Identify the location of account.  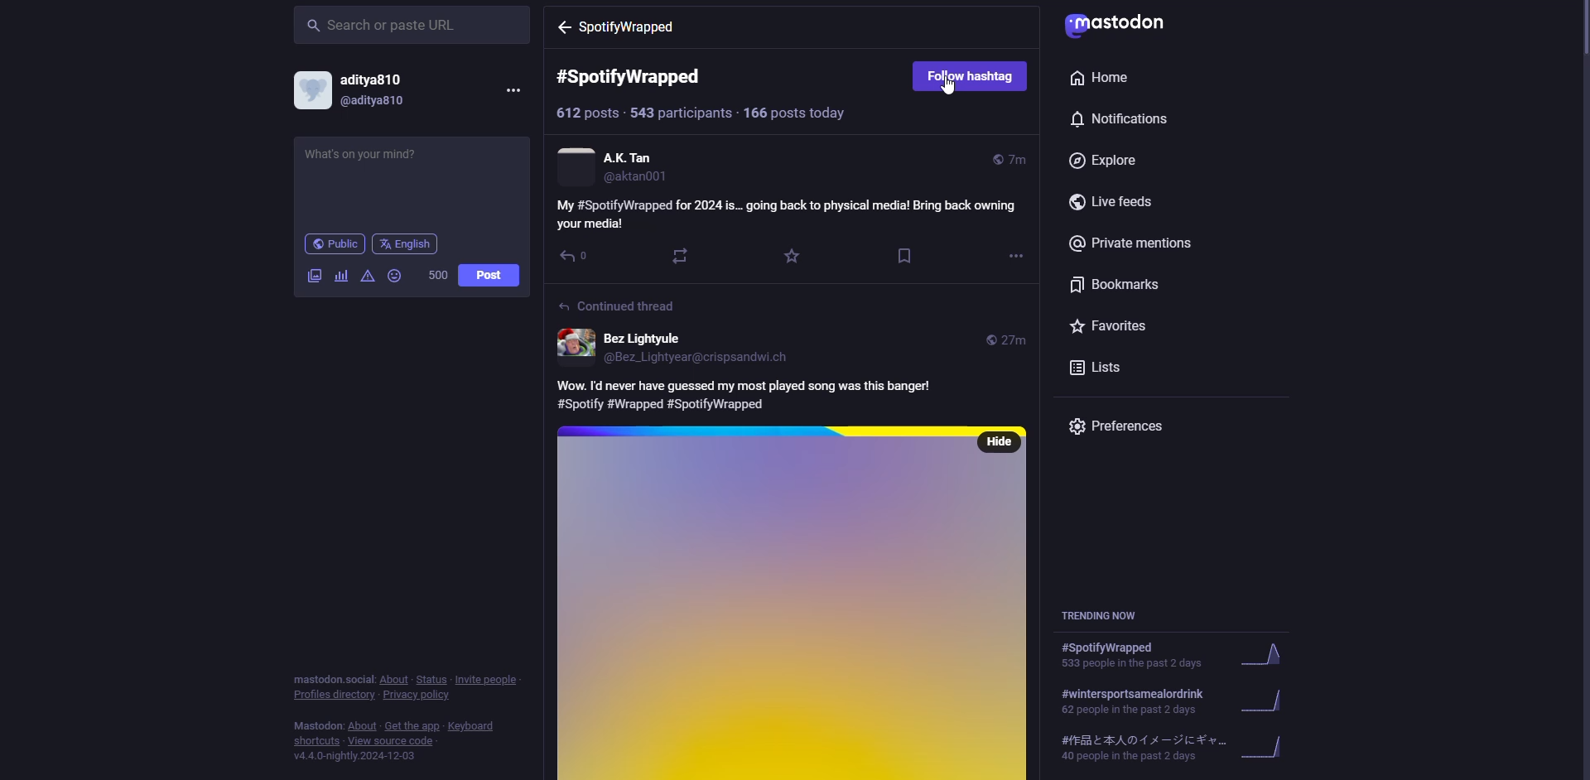
(617, 168).